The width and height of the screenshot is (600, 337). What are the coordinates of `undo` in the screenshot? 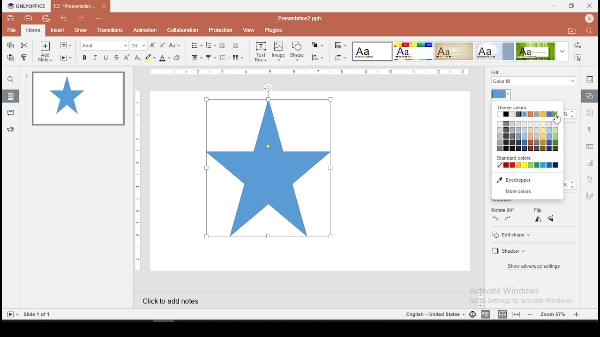 It's located at (65, 18).